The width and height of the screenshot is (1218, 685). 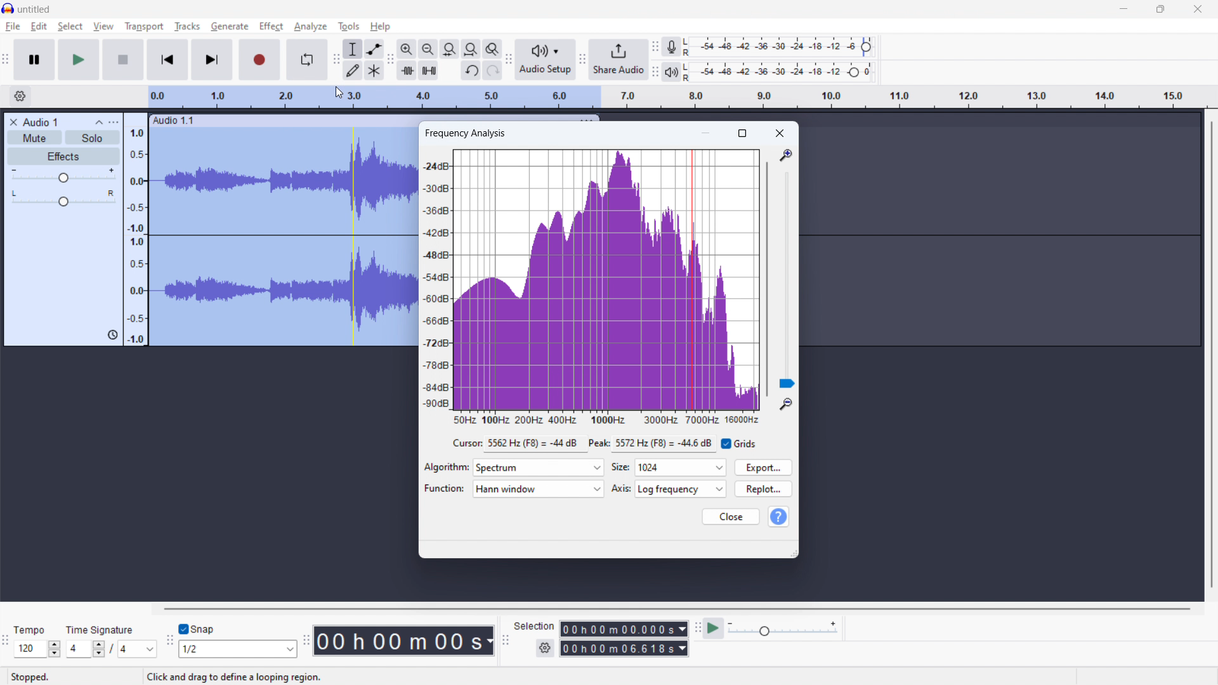 What do you see at coordinates (624, 649) in the screenshot?
I see `end time` at bounding box center [624, 649].